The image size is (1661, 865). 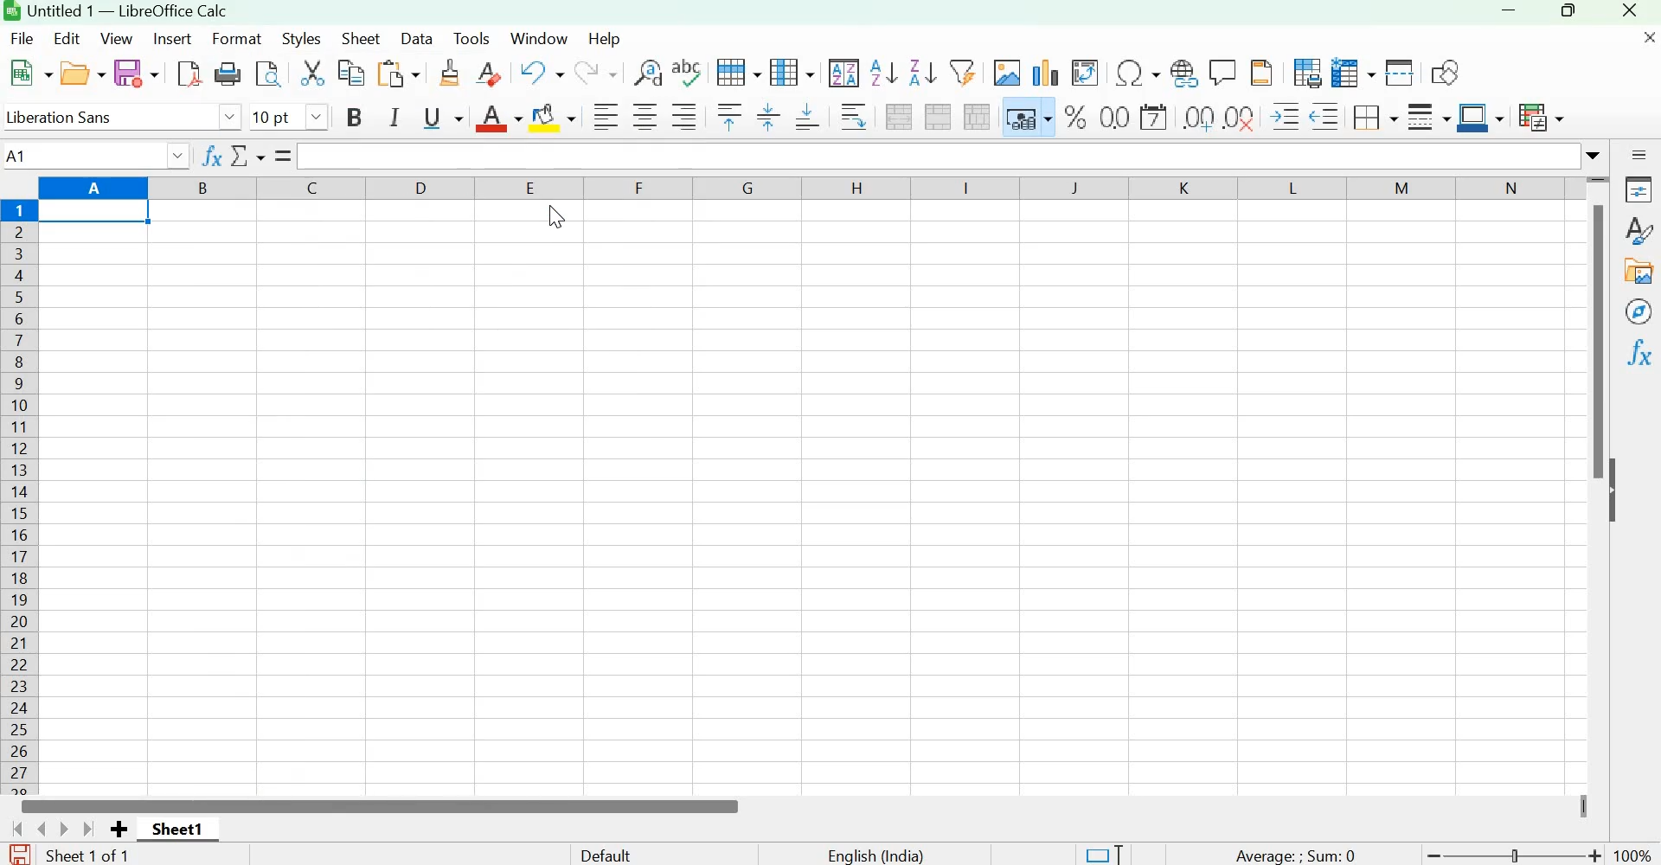 What do you see at coordinates (1597, 855) in the screenshot?
I see `Zoom in` at bounding box center [1597, 855].